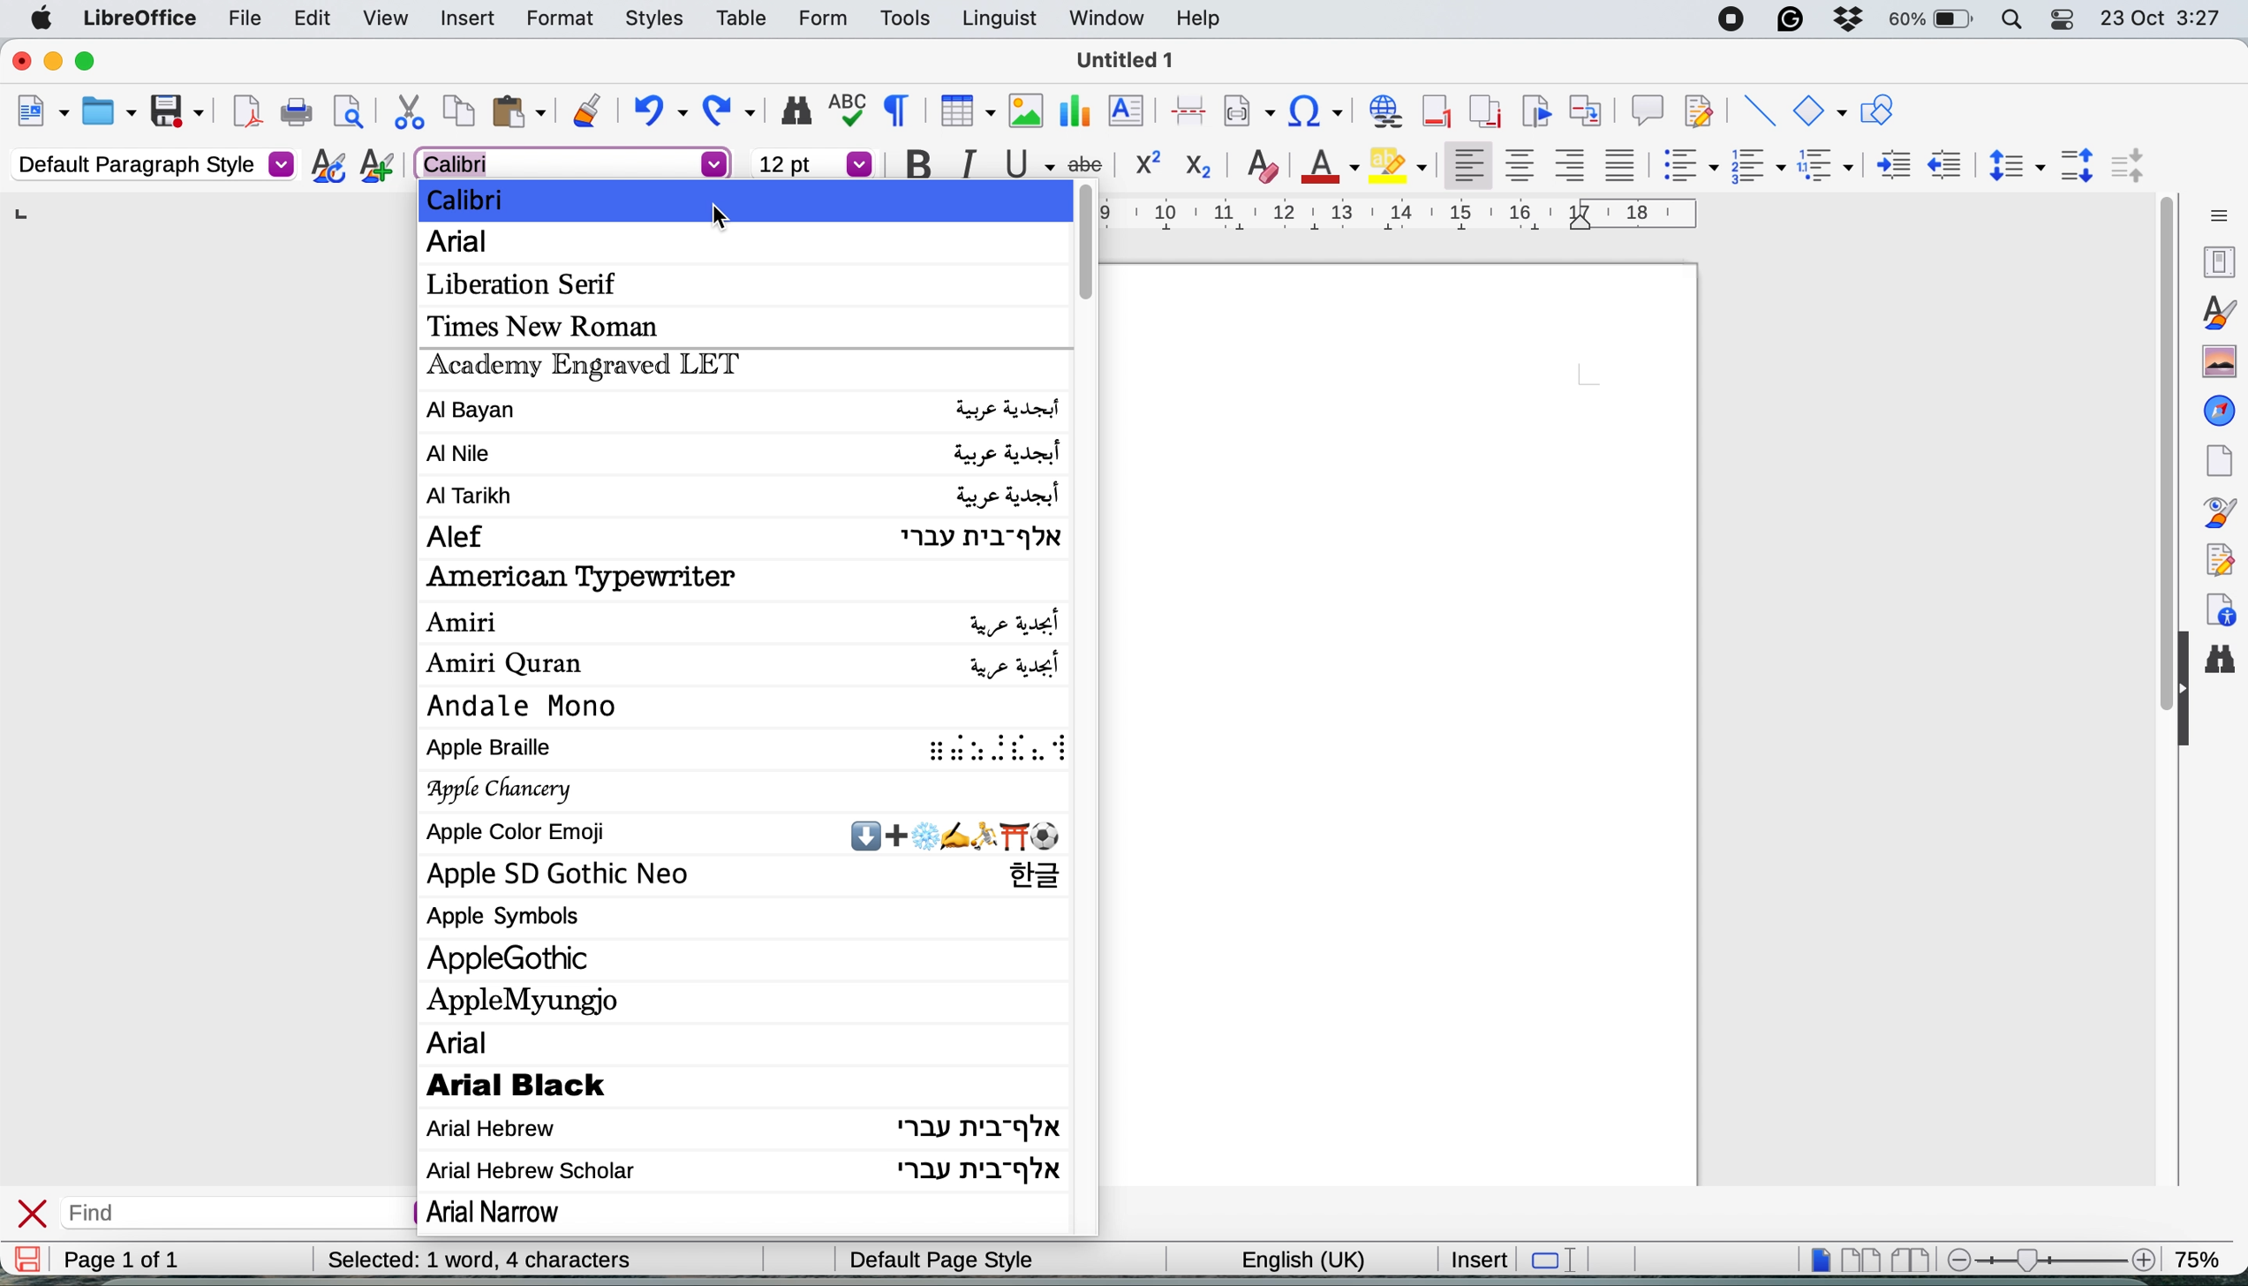  I want to click on save, so click(177, 110).